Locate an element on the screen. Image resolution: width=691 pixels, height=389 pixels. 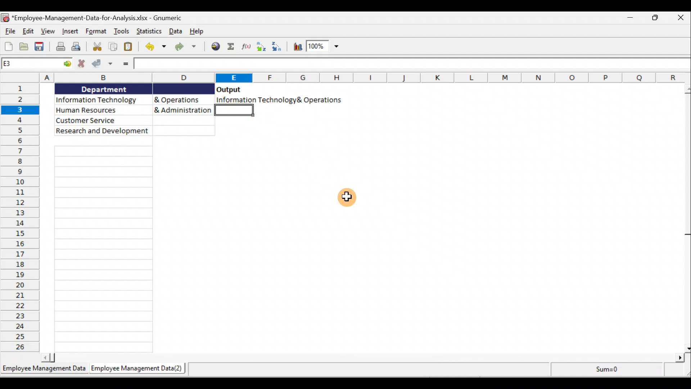
Minimise is located at coordinates (632, 20).